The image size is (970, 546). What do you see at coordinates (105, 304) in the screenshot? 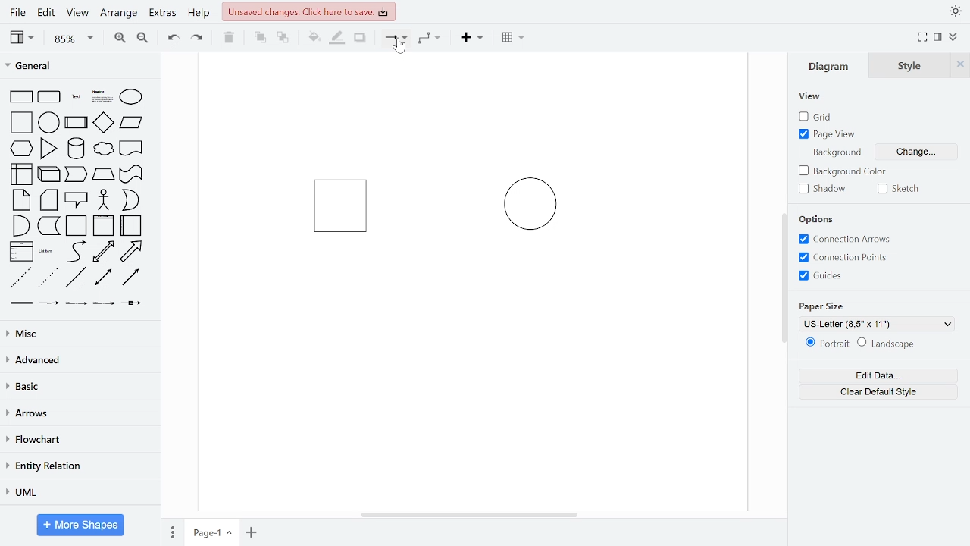
I see `connector with 3 labels` at bounding box center [105, 304].